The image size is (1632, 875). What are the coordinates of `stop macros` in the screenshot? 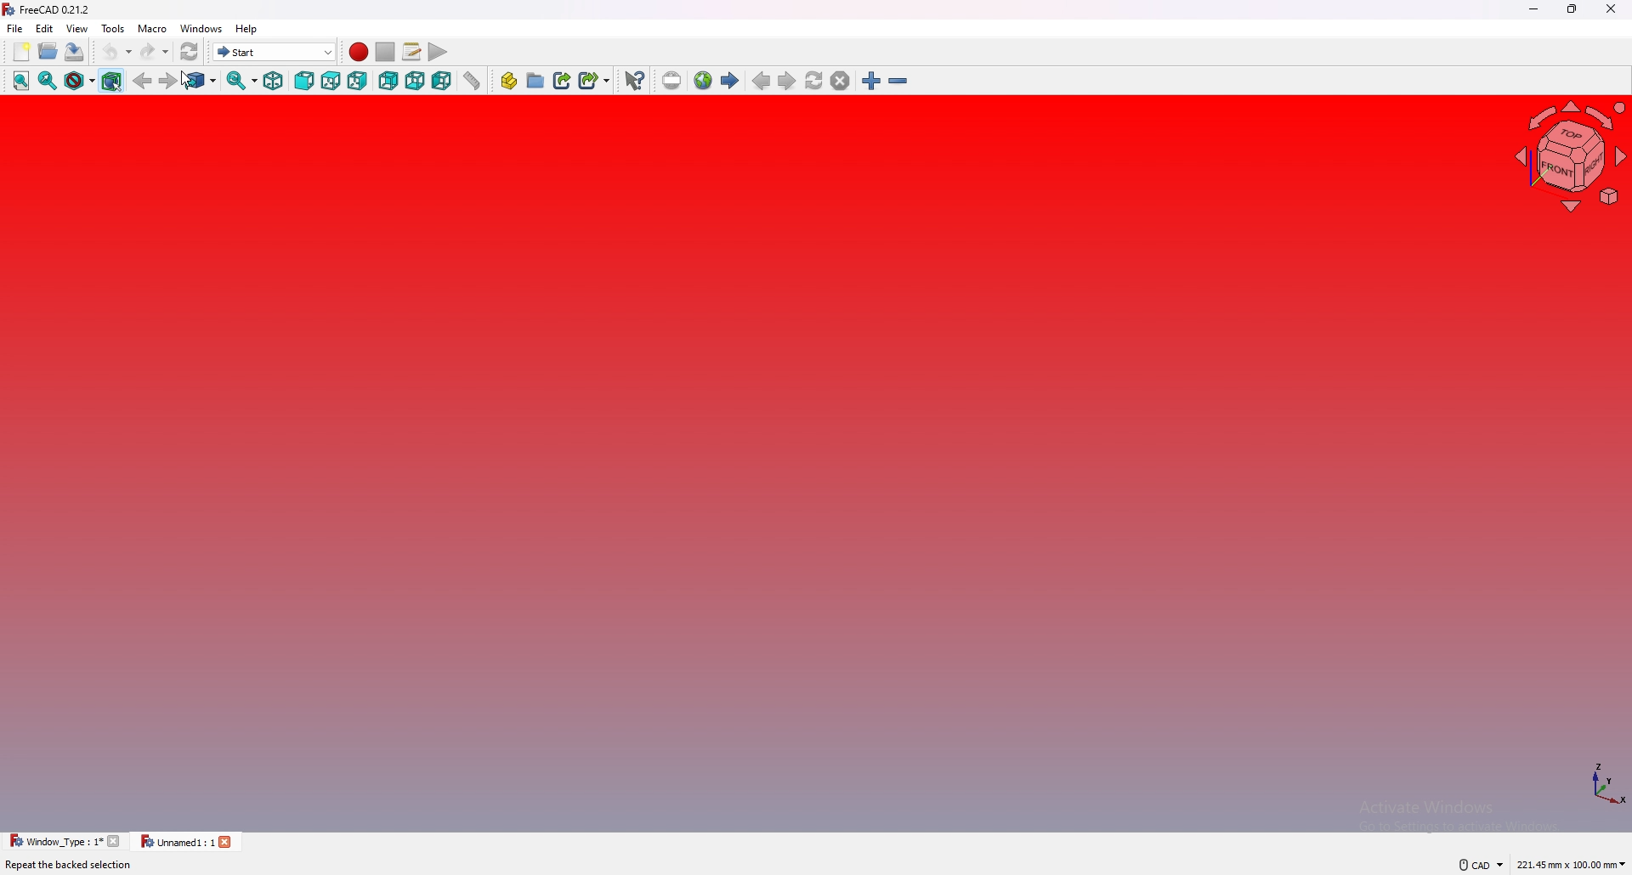 It's located at (386, 52).